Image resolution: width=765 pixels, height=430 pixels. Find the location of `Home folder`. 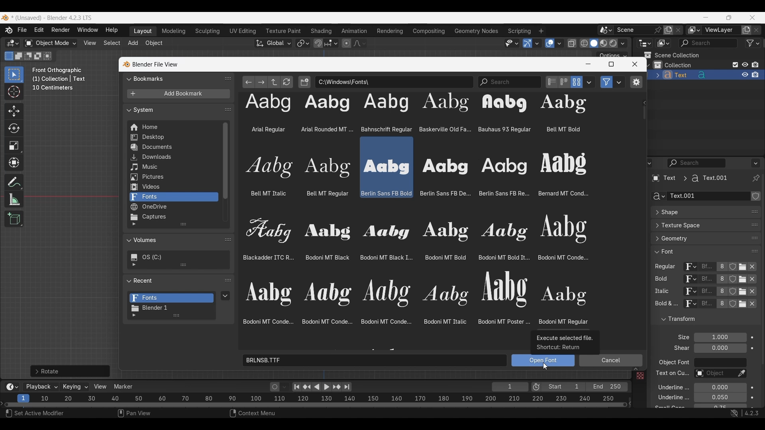

Home folder is located at coordinates (173, 127).